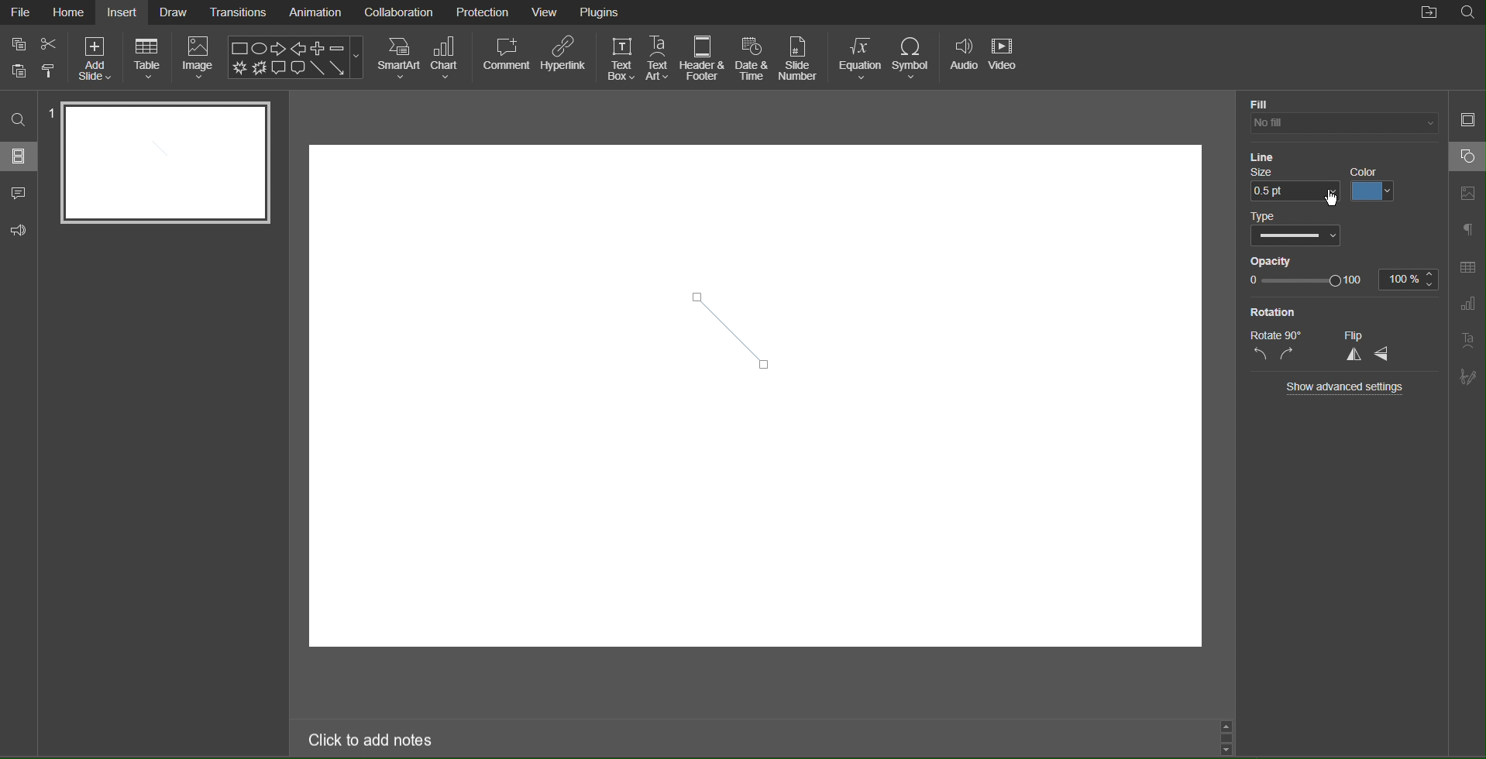 This screenshot has width=1486, height=759. Describe the element at coordinates (1469, 231) in the screenshot. I see `Paragraph Settings` at that location.